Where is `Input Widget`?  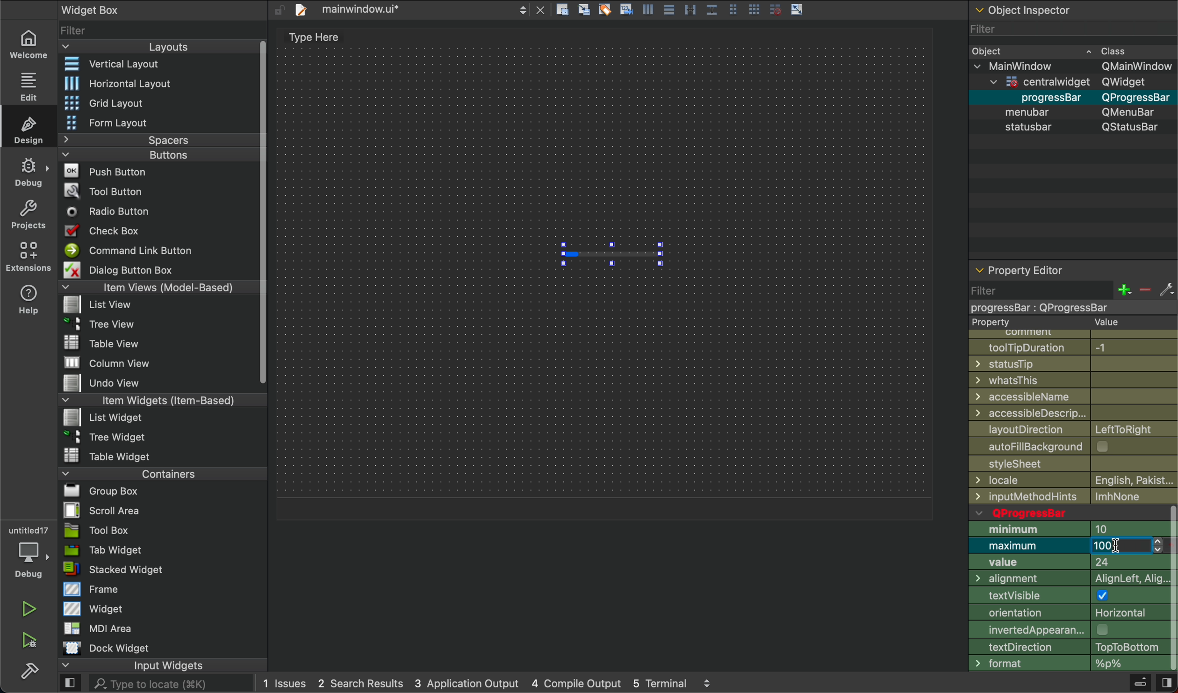
Input Widget is located at coordinates (131, 665).